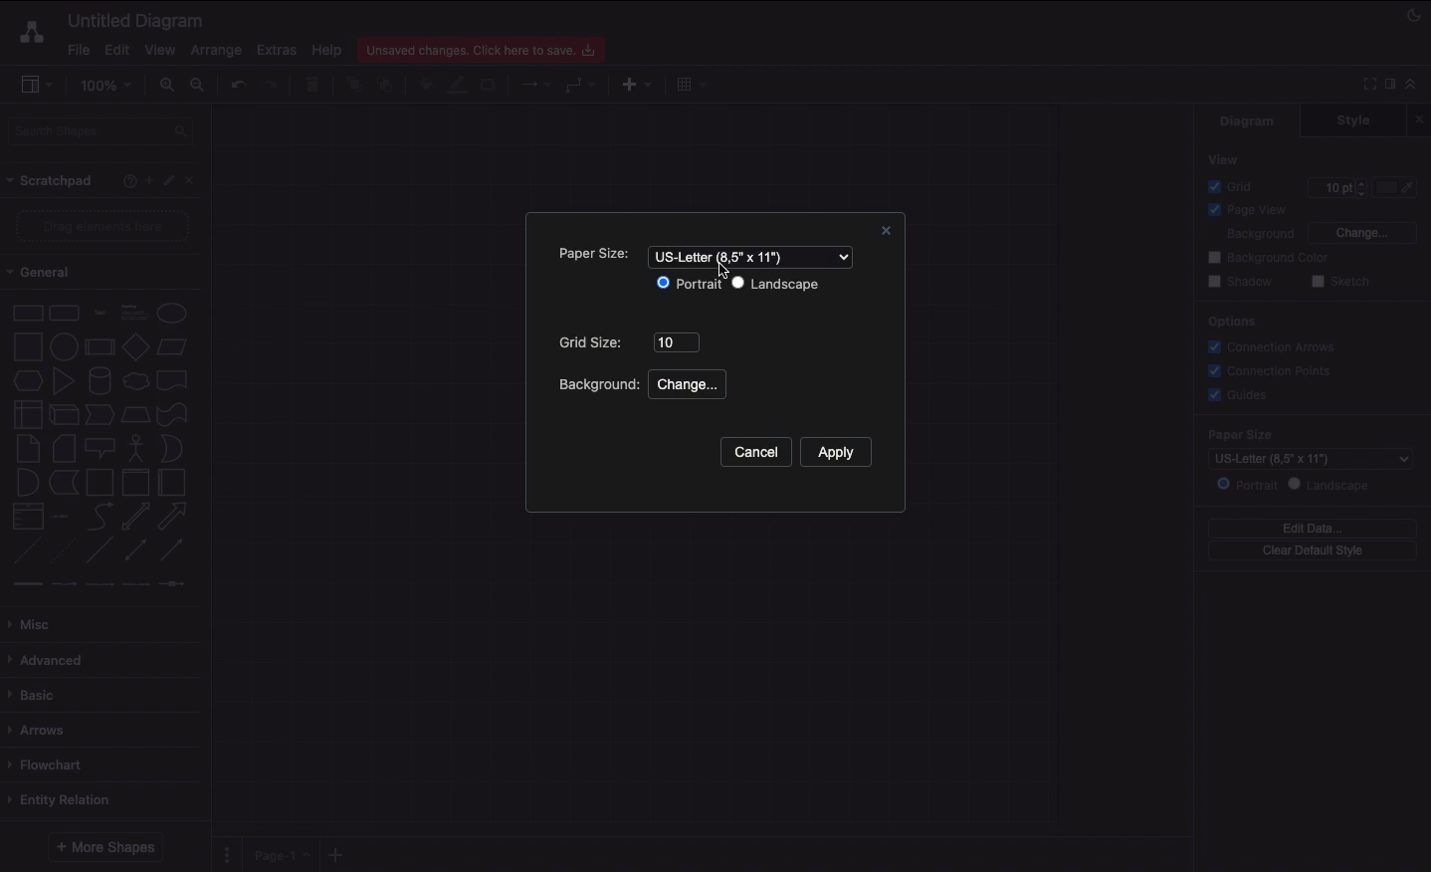  I want to click on Paper size, so click(1307, 434).